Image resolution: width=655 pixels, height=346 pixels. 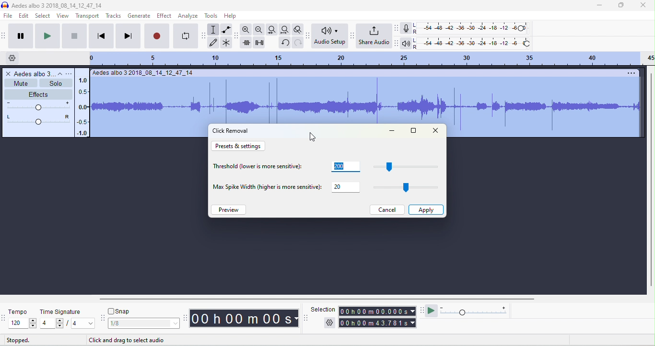 What do you see at coordinates (103, 318) in the screenshot?
I see `audacity snapping toolbar` at bounding box center [103, 318].